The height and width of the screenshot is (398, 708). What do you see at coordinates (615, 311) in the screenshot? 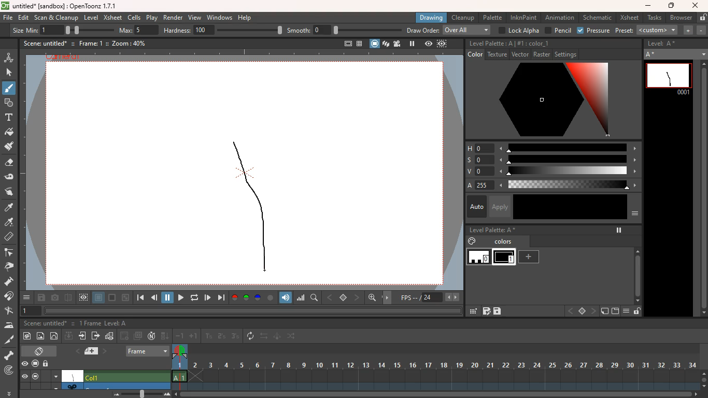
I see `screen` at bounding box center [615, 311].